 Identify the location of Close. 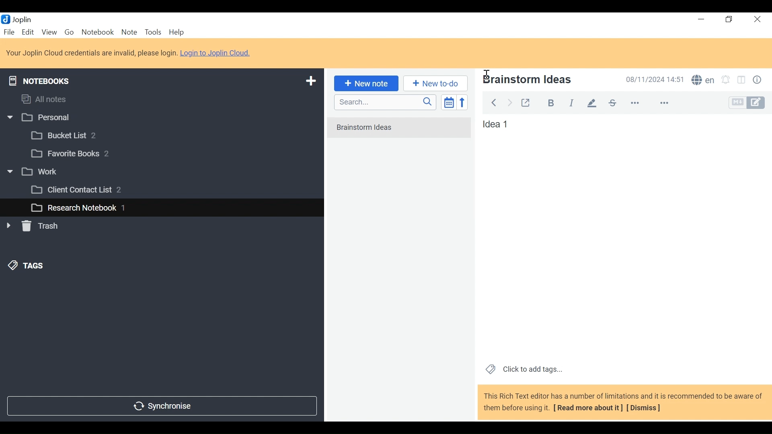
(756, 20).